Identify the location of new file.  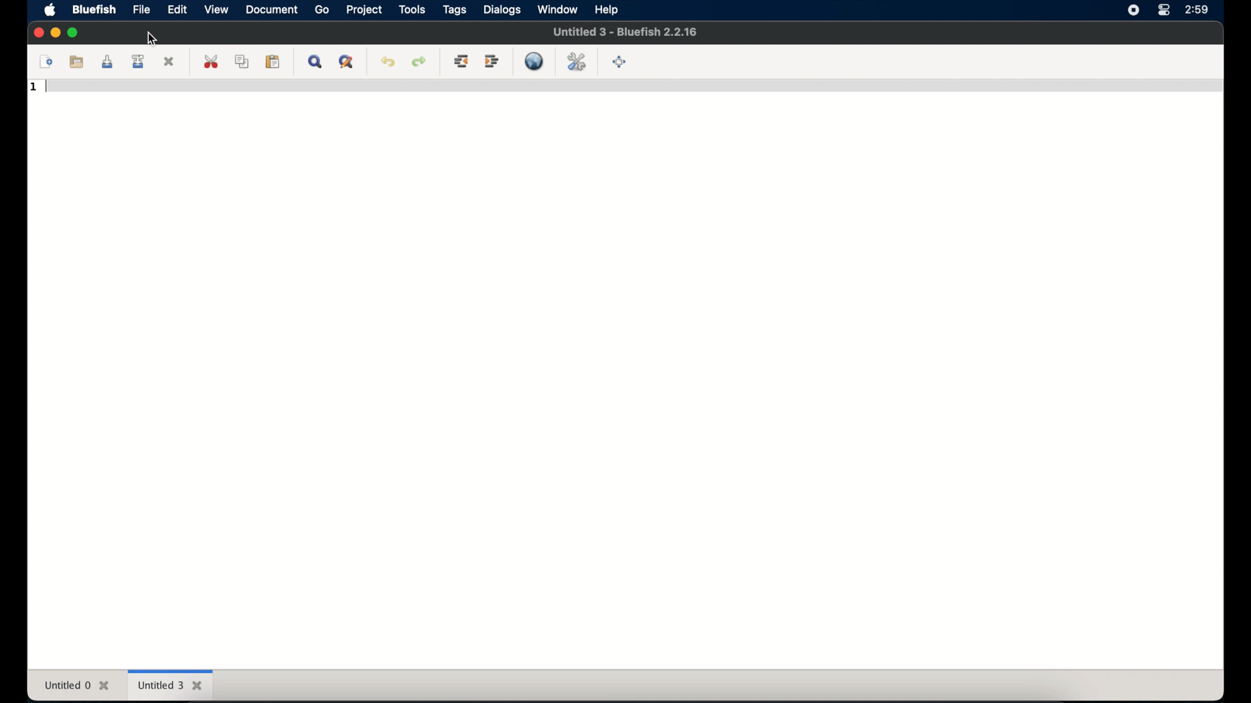
(46, 61).